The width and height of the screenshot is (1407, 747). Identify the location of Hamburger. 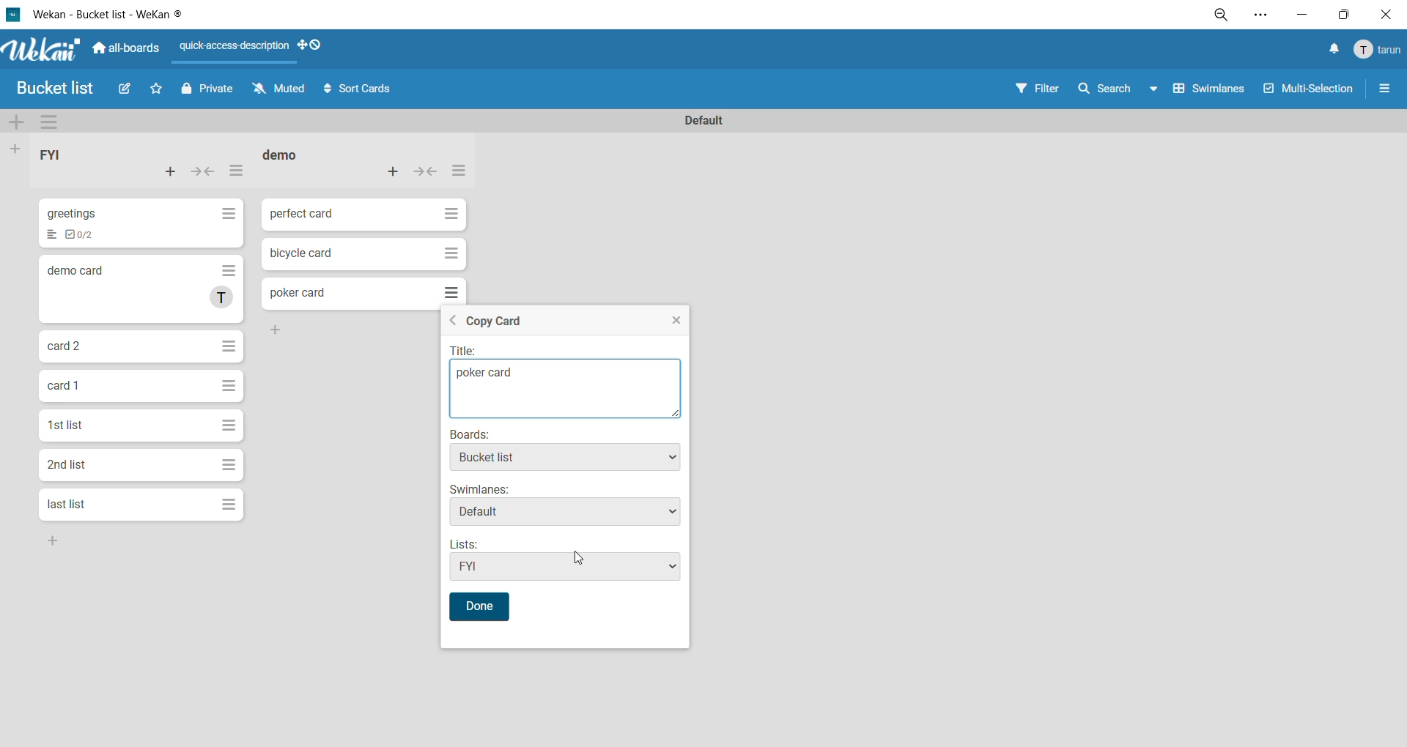
(232, 268).